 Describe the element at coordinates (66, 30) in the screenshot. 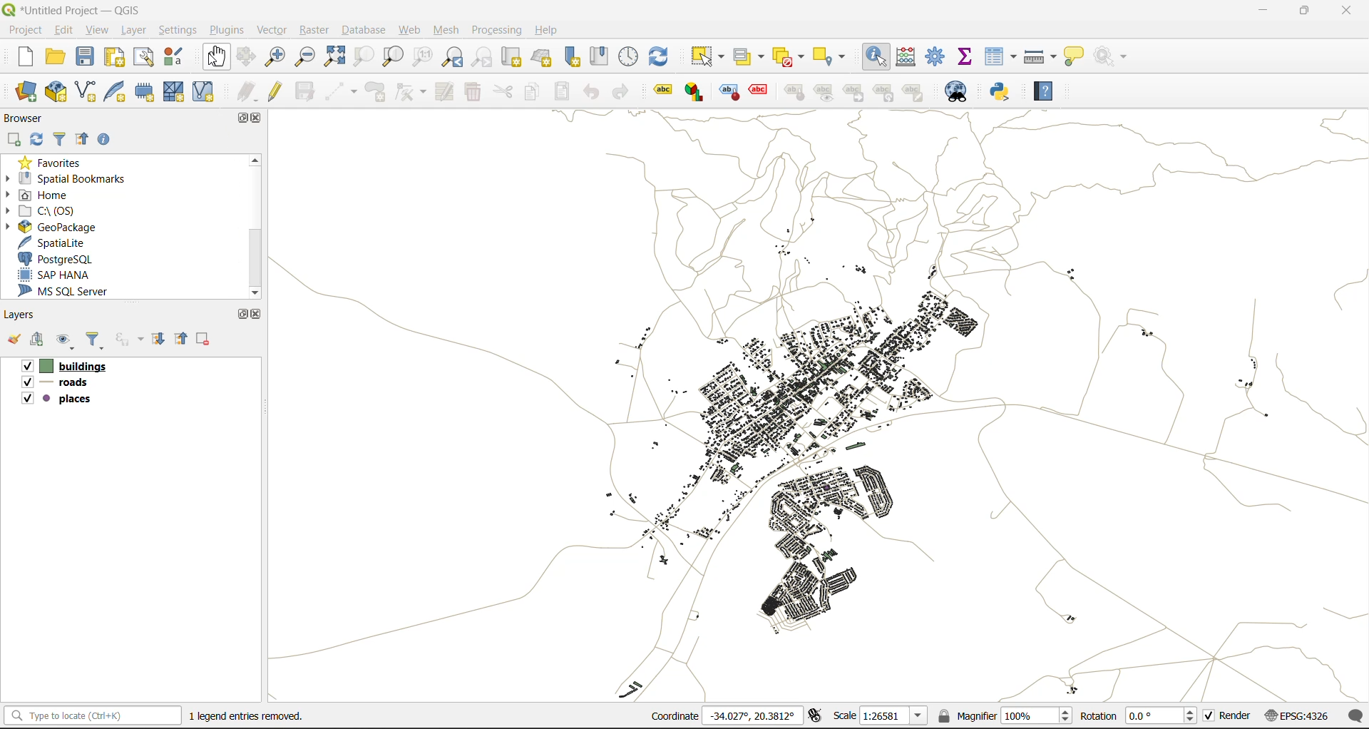

I see `edit` at that location.